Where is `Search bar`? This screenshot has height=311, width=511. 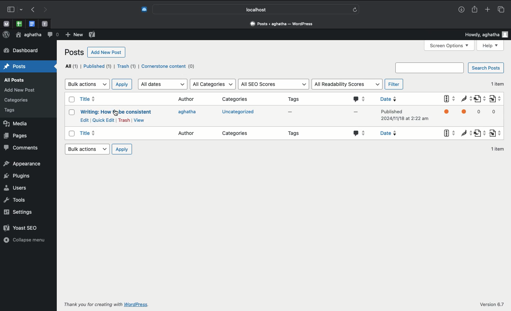 Search bar is located at coordinates (256, 9).